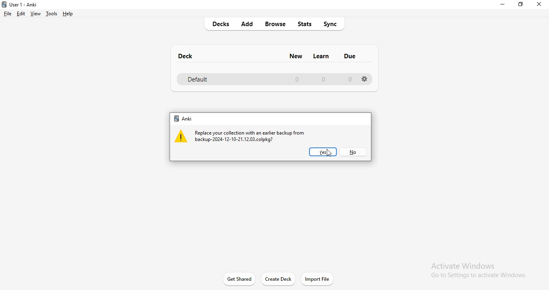  I want to click on stats, so click(306, 23).